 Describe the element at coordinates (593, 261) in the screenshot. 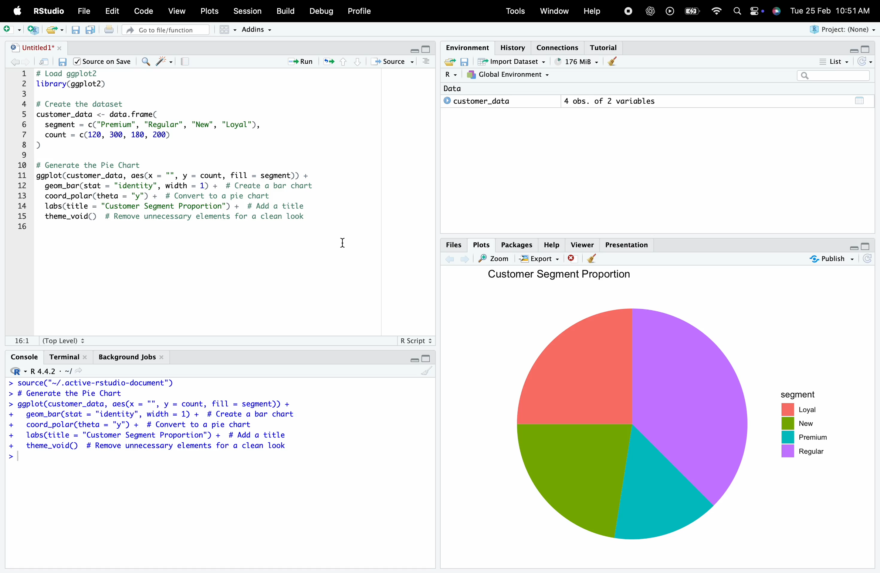

I see `clear` at that location.